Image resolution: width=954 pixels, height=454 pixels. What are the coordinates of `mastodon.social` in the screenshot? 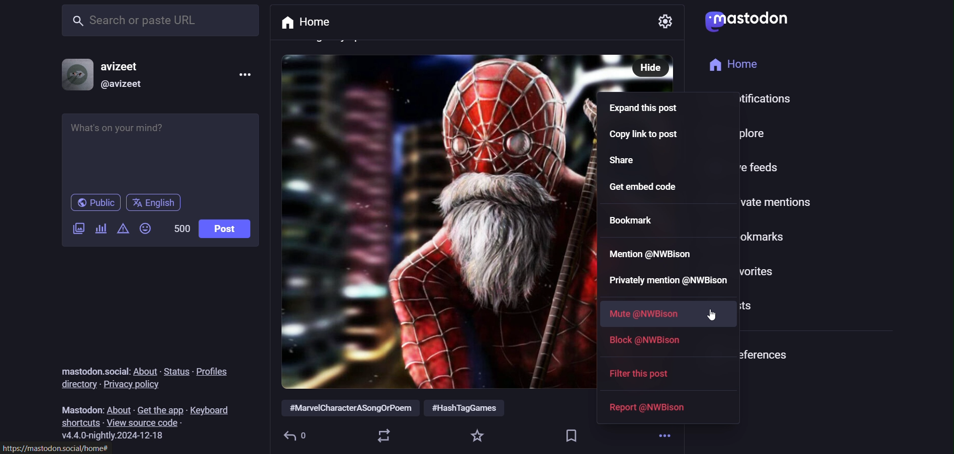 It's located at (89, 369).